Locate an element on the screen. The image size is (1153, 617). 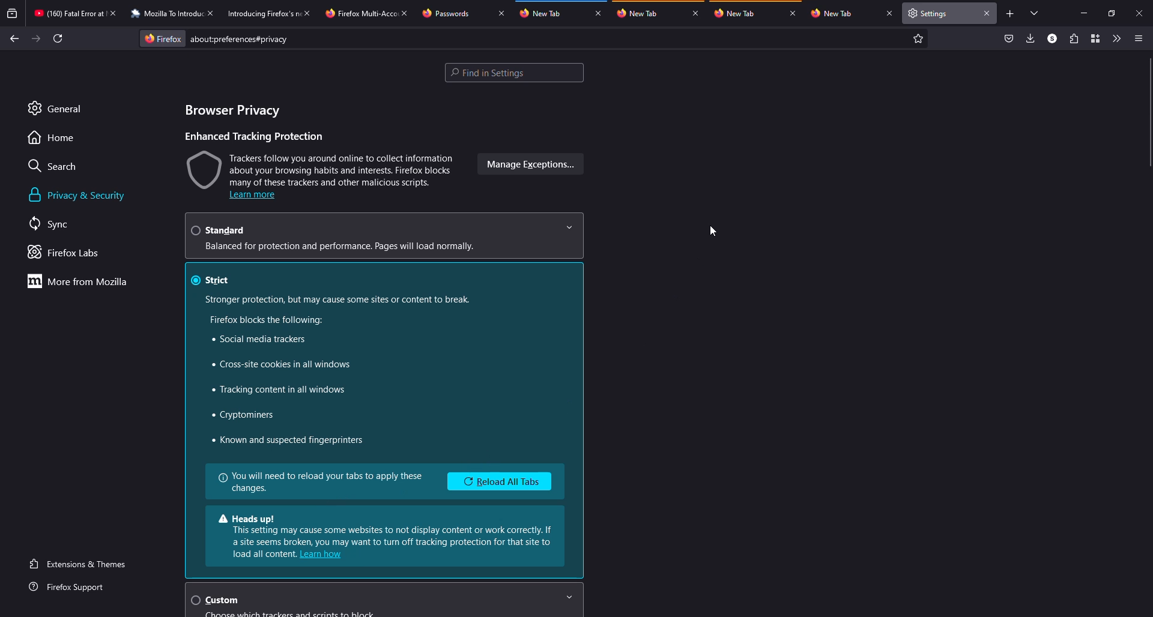
back is located at coordinates (11, 36).